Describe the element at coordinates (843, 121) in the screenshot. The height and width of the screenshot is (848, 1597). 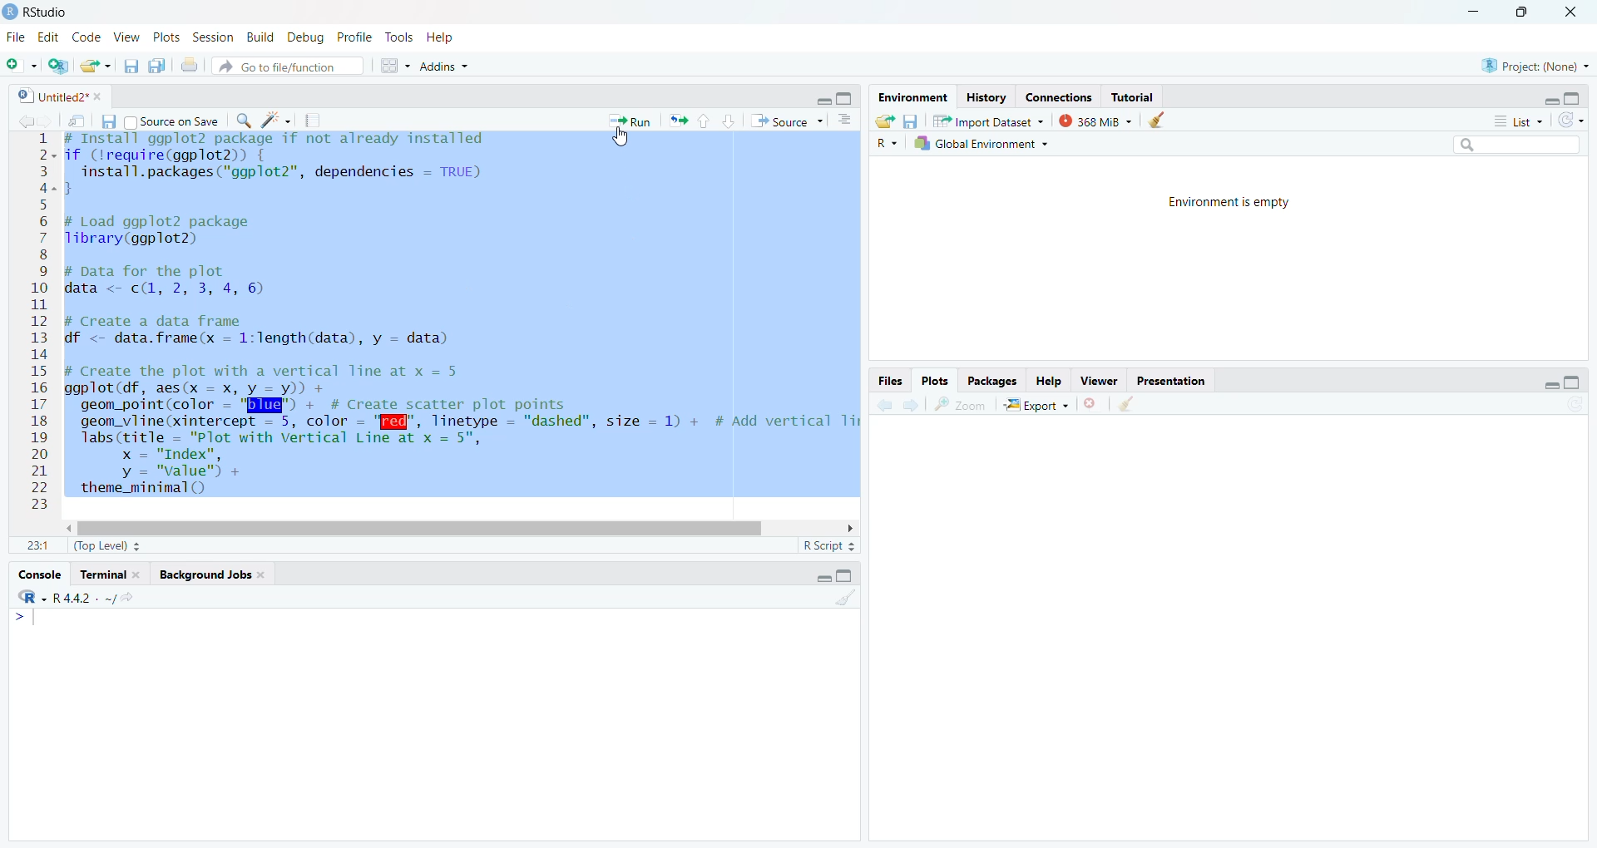
I see `options` at that location.